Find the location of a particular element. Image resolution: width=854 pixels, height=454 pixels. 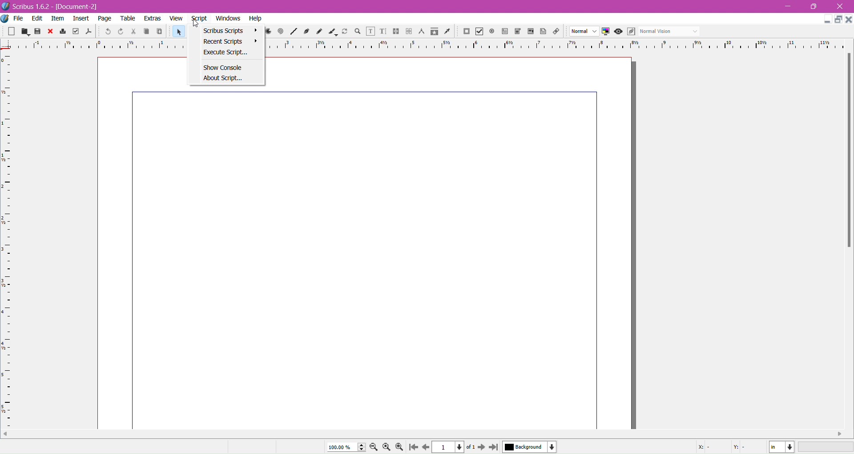

Minimize is located at coordinates (788, 8).